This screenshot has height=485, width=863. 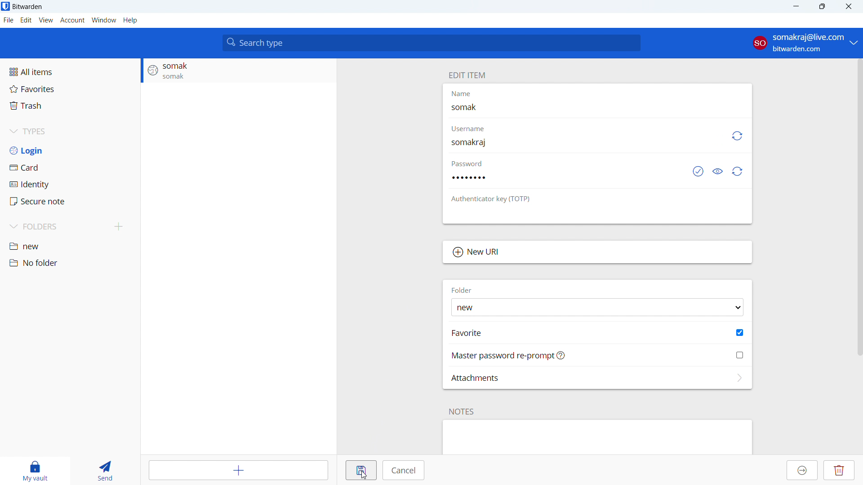 I want to click on password, so click(x=472, y=164).